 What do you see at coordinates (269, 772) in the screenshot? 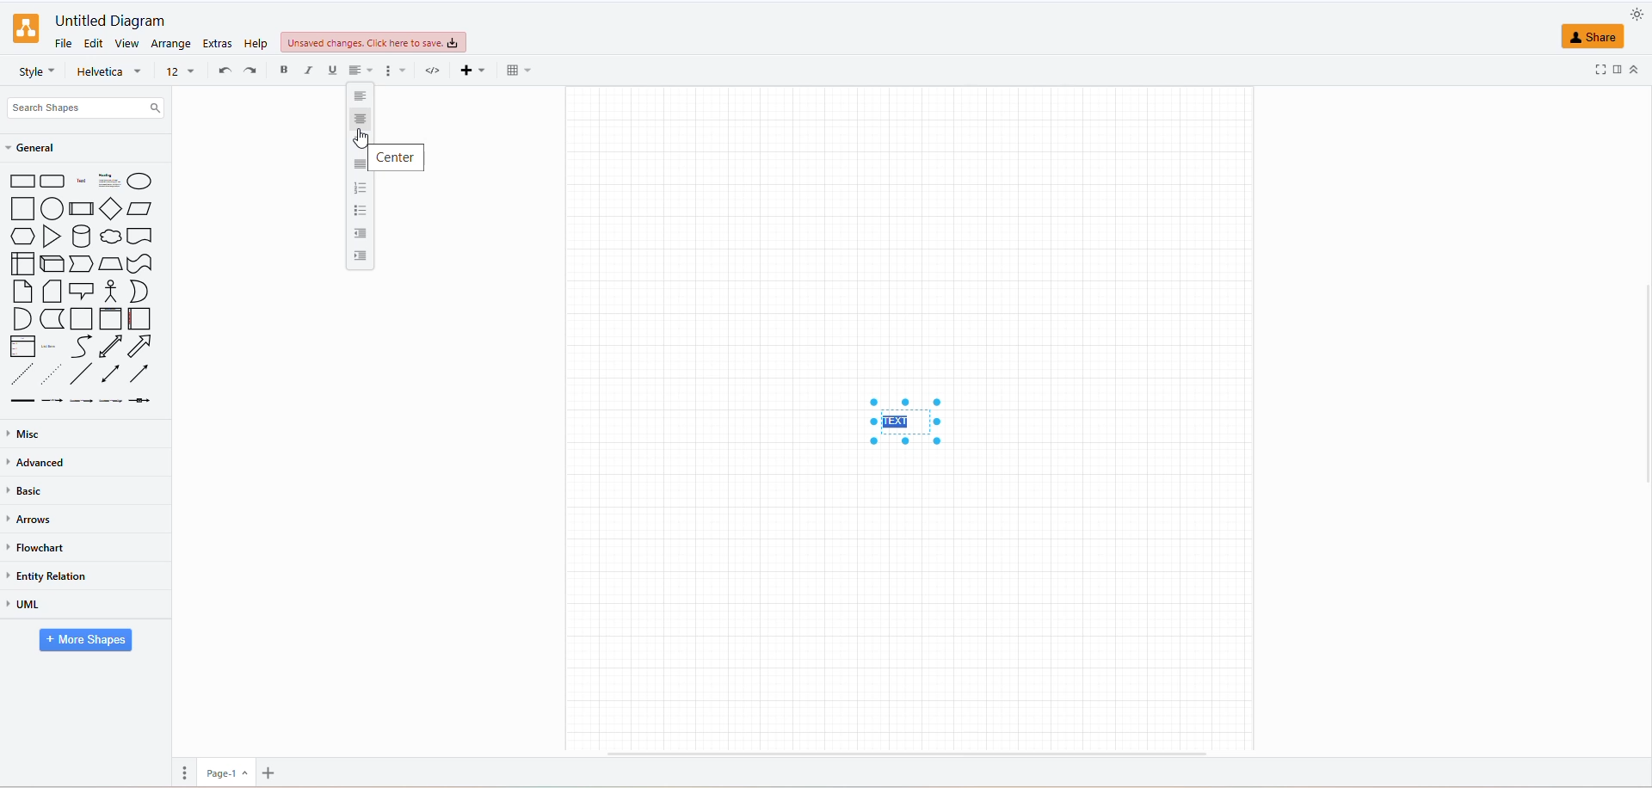
I see `insert page` at bounding box center [269, 772].